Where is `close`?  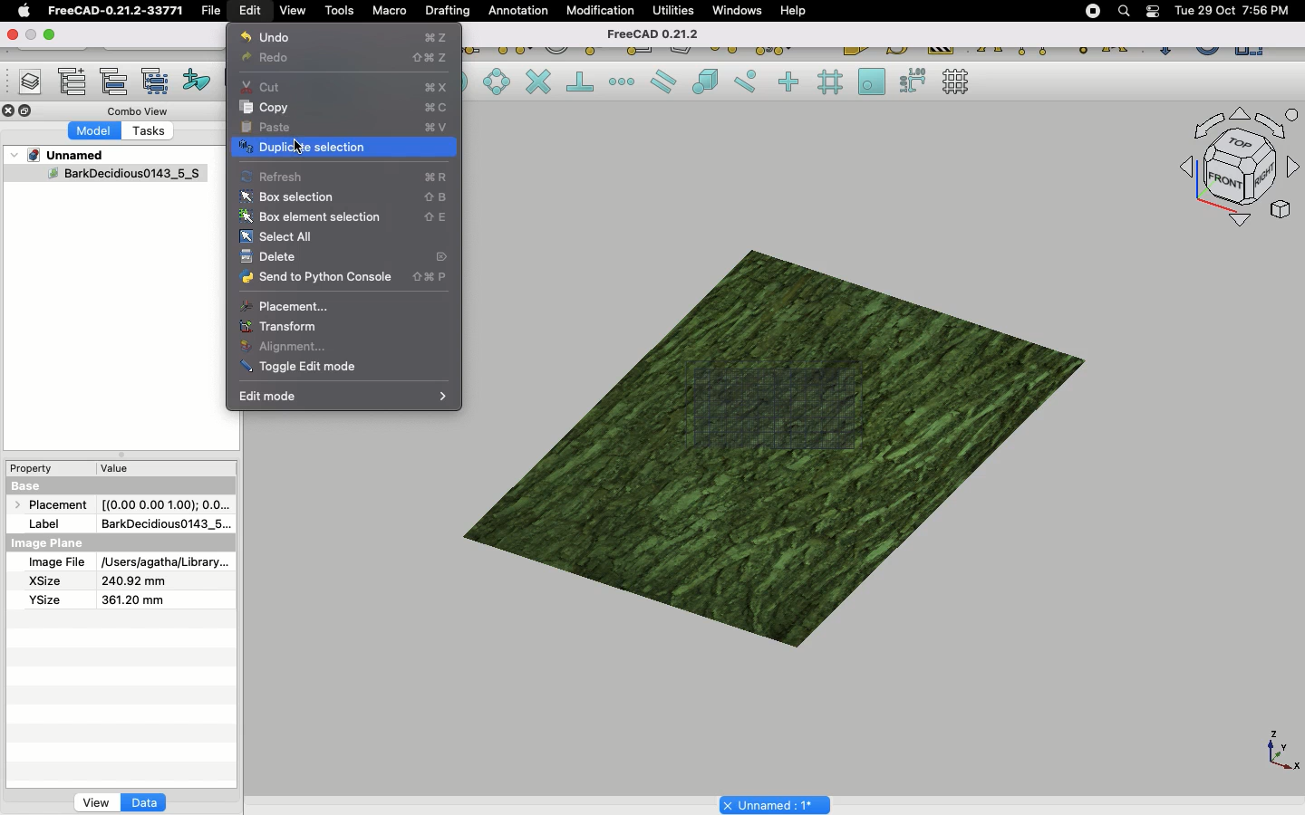
close is located at coordinates (10, 35).